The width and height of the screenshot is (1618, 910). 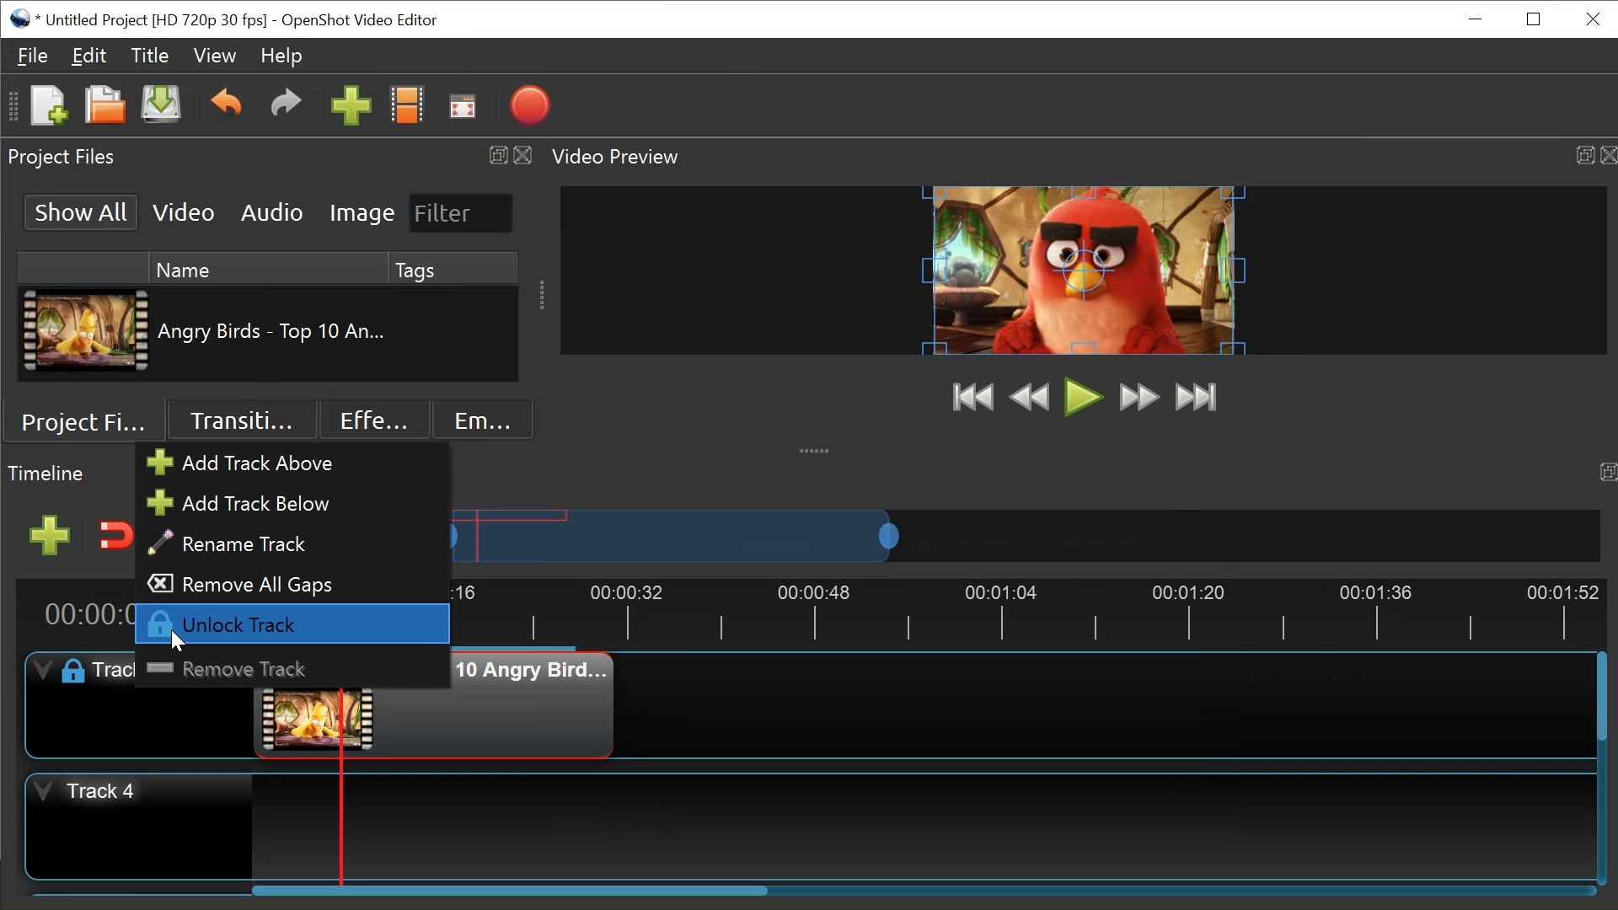 I want to click on File, so click(x=34, y=56).